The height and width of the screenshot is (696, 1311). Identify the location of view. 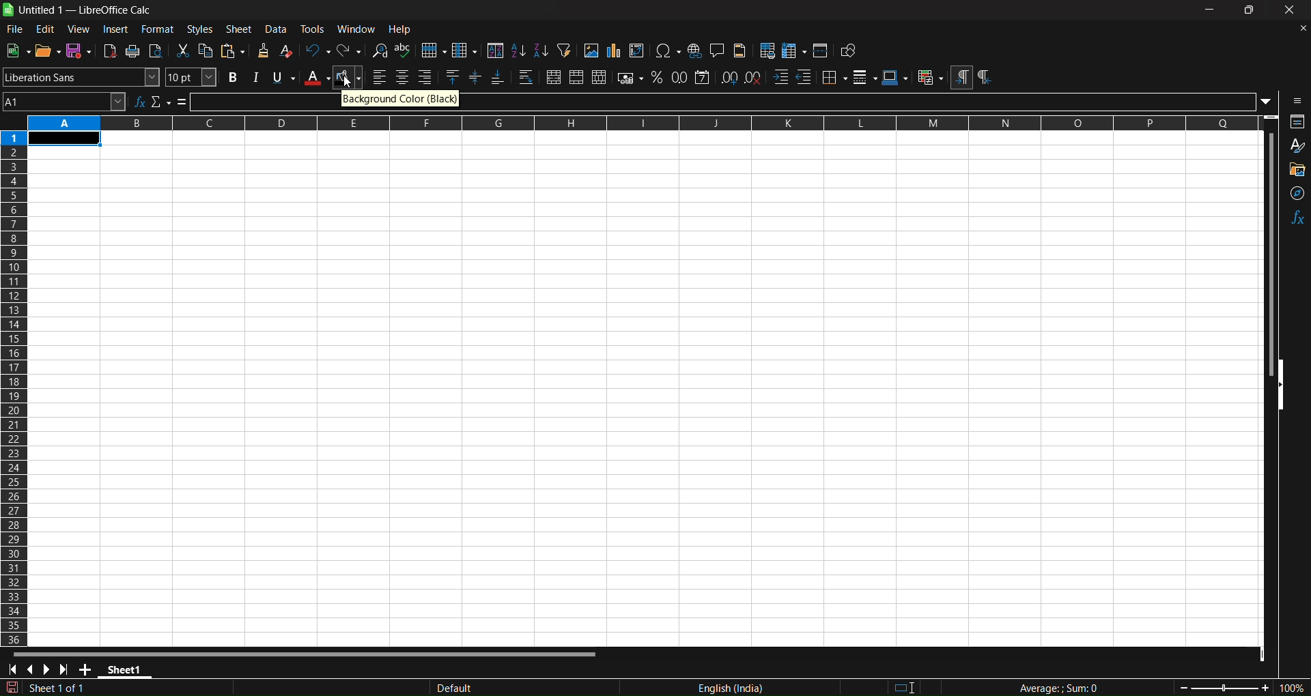
(79, 29).